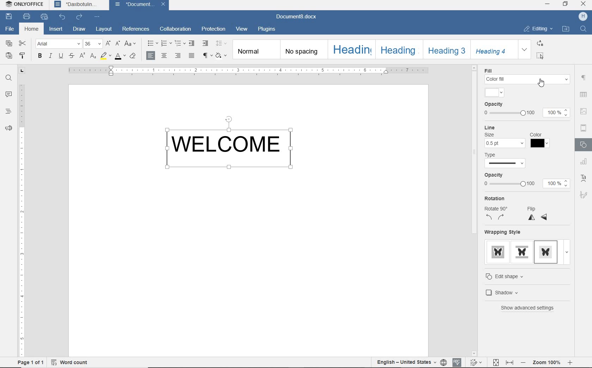  What do you see at coordinates (249, 70) in the screenshot?
I see `ruler` at bounding box center [249, 70].